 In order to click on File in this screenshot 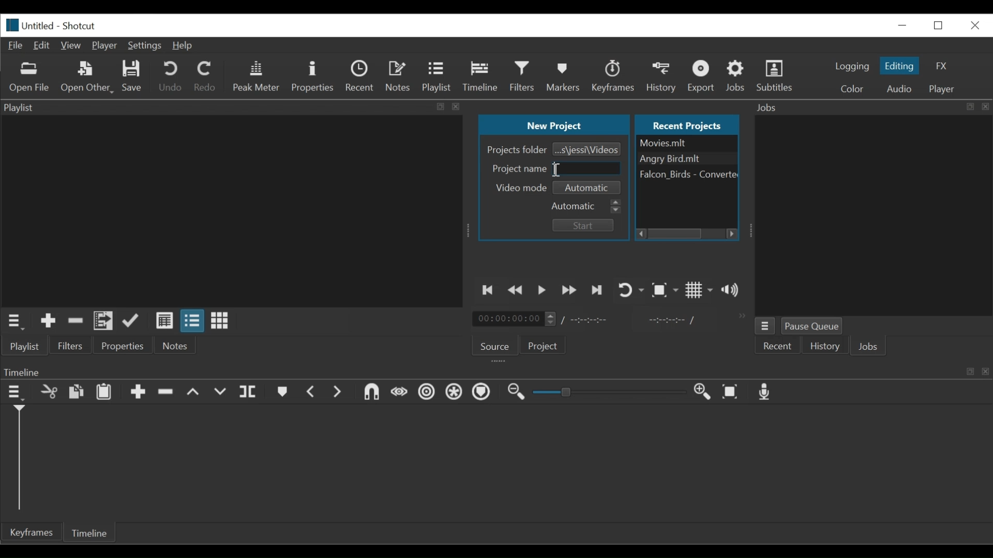, I will do `click(687, 175)`.